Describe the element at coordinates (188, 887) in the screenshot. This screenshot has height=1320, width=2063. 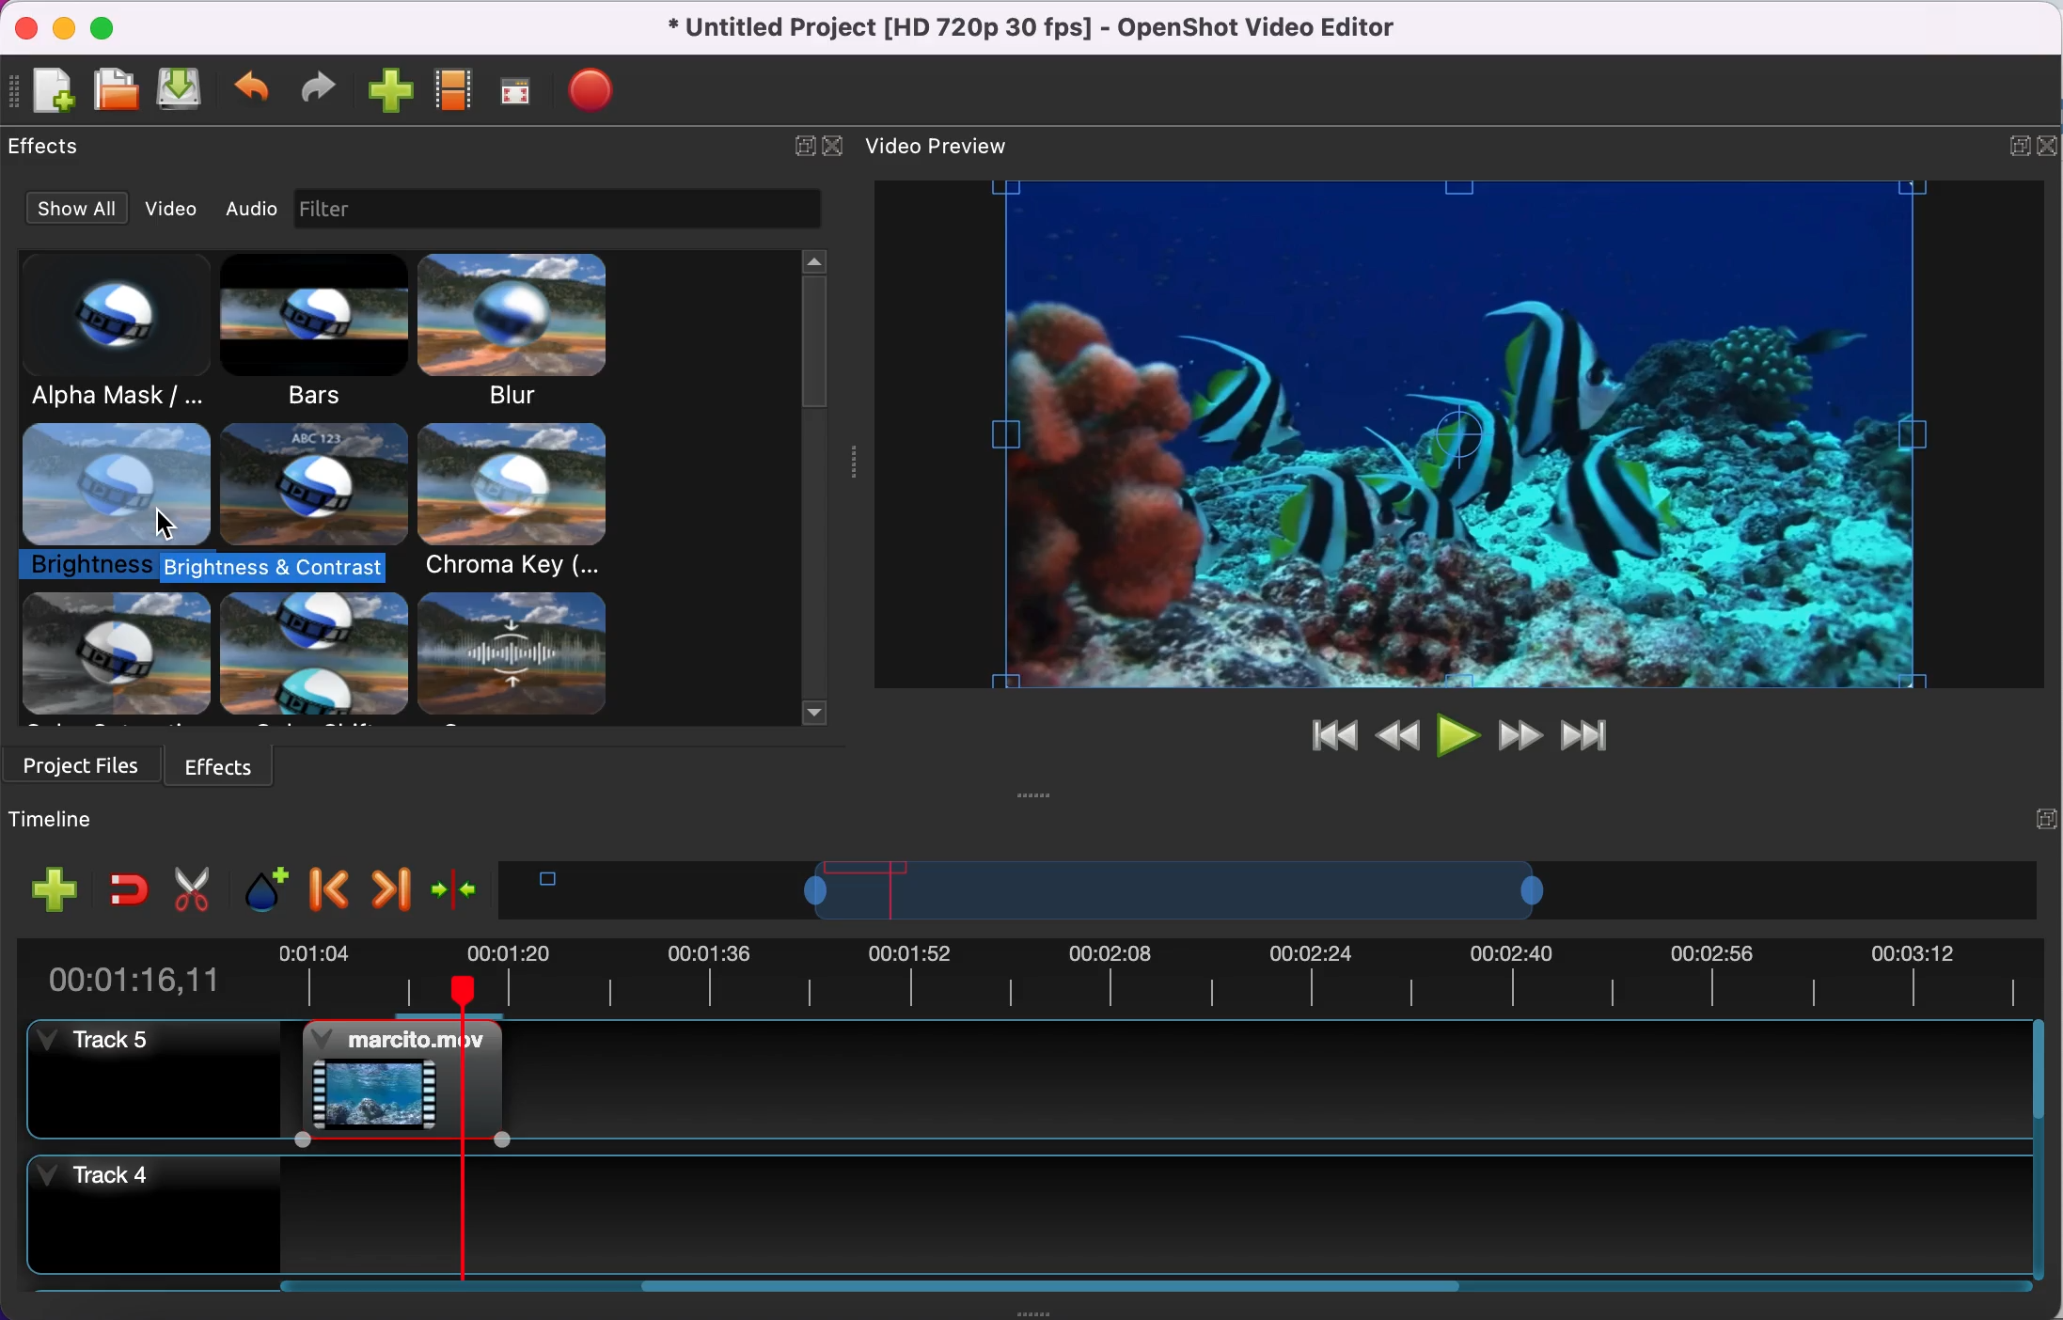
I see `cut` at that location.